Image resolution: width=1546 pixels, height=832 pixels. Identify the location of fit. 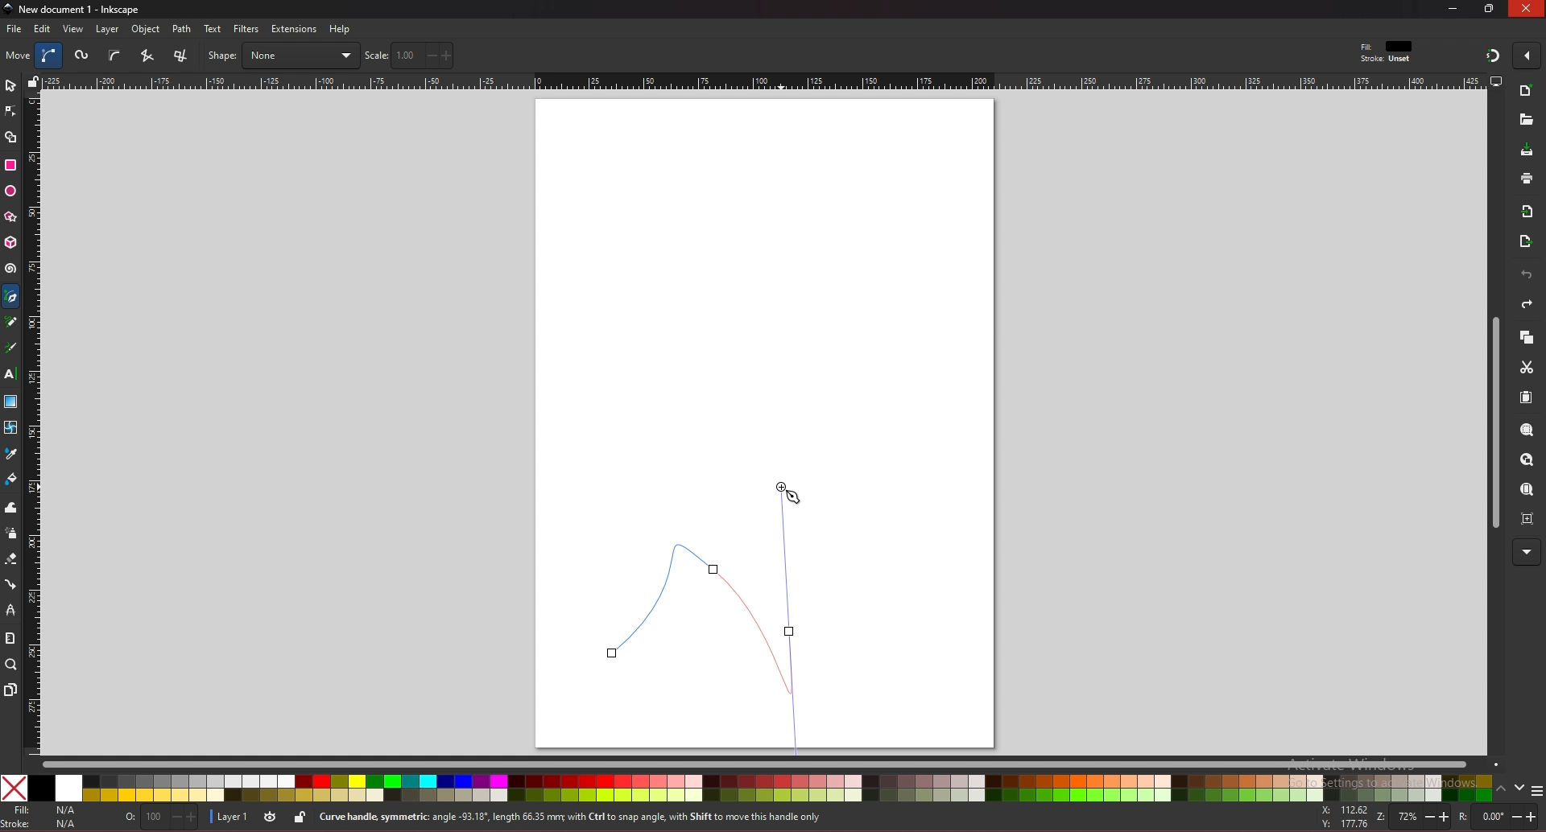
(1388, 47).